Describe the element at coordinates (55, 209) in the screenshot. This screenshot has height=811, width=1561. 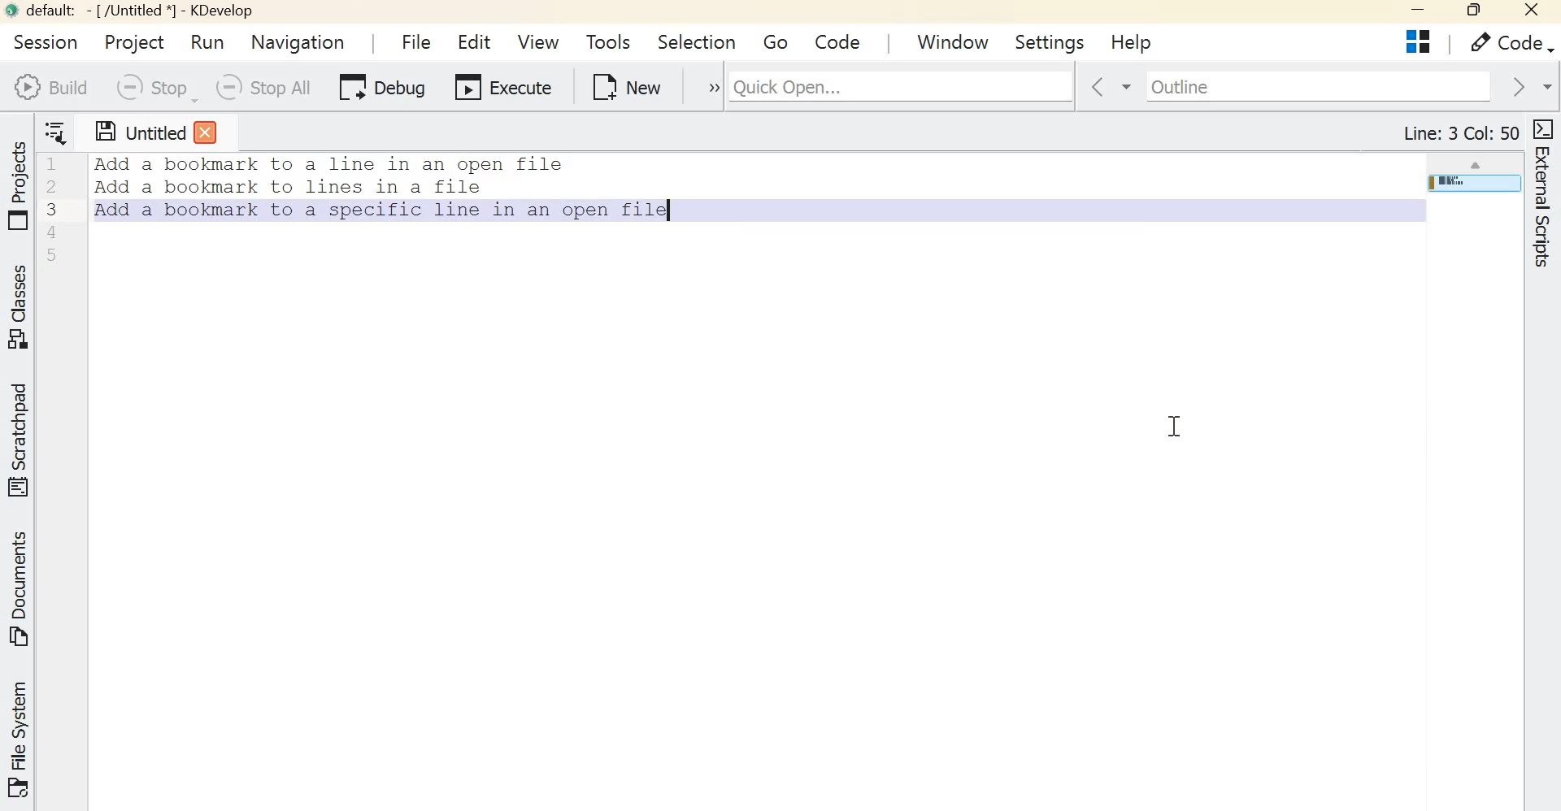
I see `Line numbers` at that location.